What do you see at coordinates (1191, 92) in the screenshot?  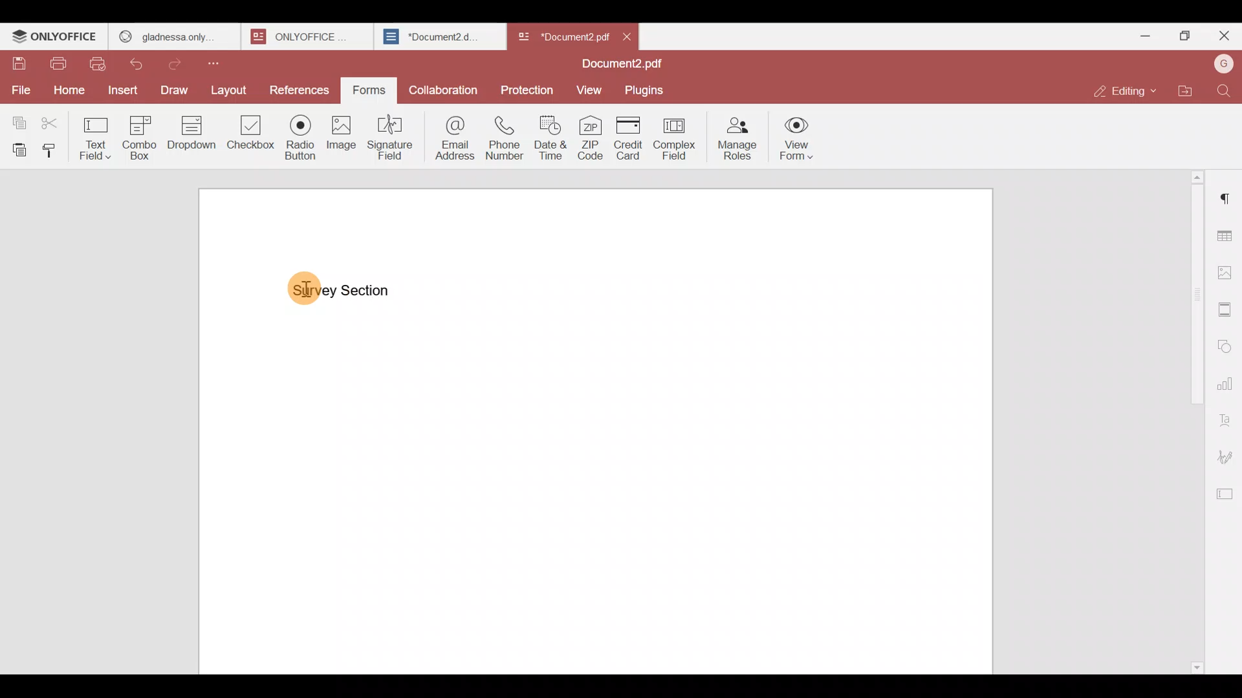 I see `Open file location` at bounding box center [1191, 92].